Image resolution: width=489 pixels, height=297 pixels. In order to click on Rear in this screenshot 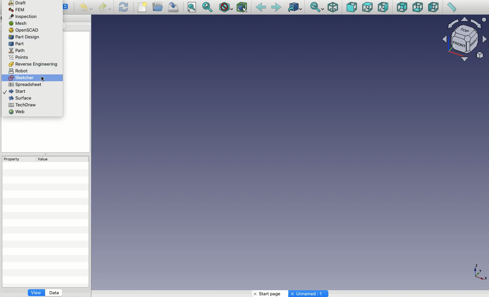, I will do `click(401, 7)`.